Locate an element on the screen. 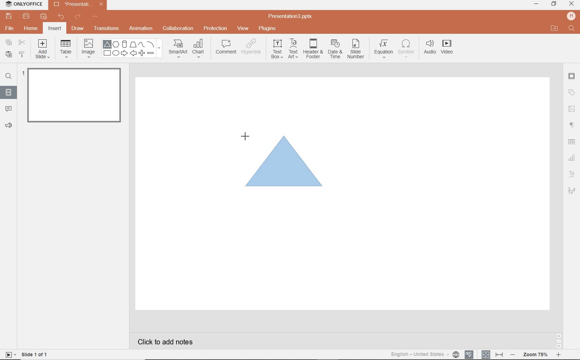  TEXT ART is located at coordinates (292, 49).